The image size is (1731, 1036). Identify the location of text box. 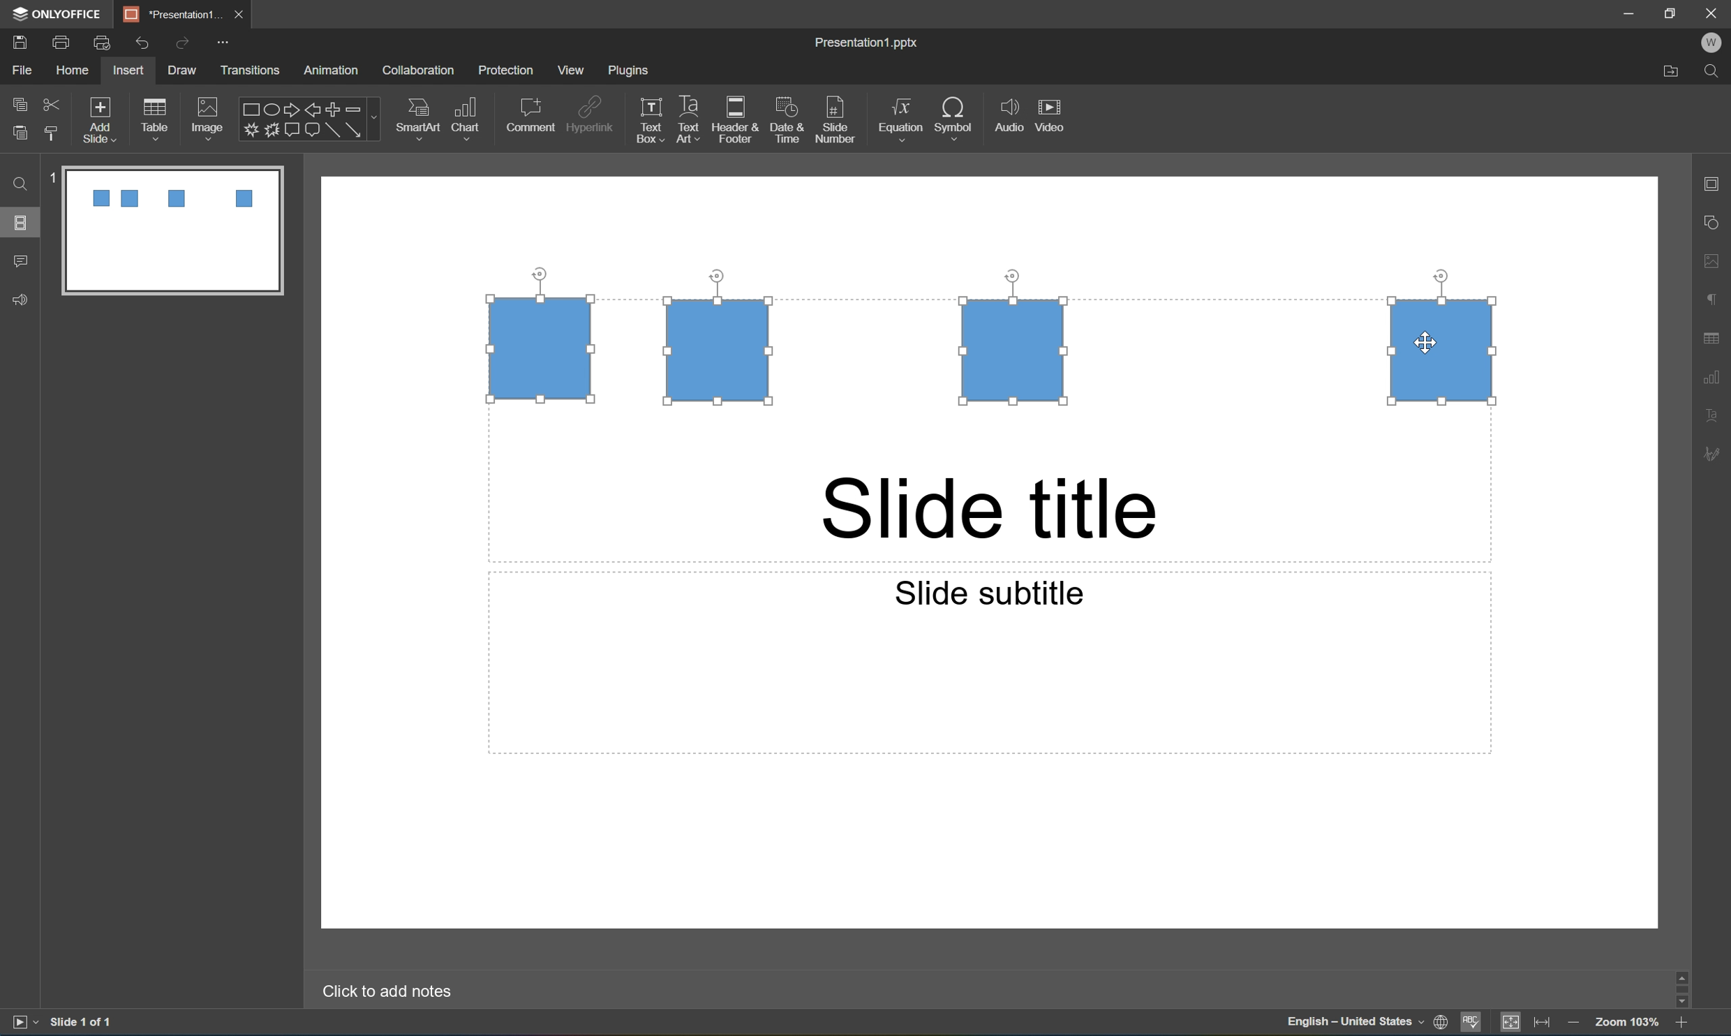
(646, 121).